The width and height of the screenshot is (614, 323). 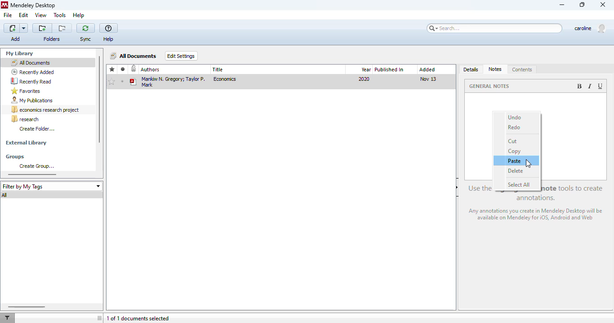 I want to click on help, so click(x=79, y=15).